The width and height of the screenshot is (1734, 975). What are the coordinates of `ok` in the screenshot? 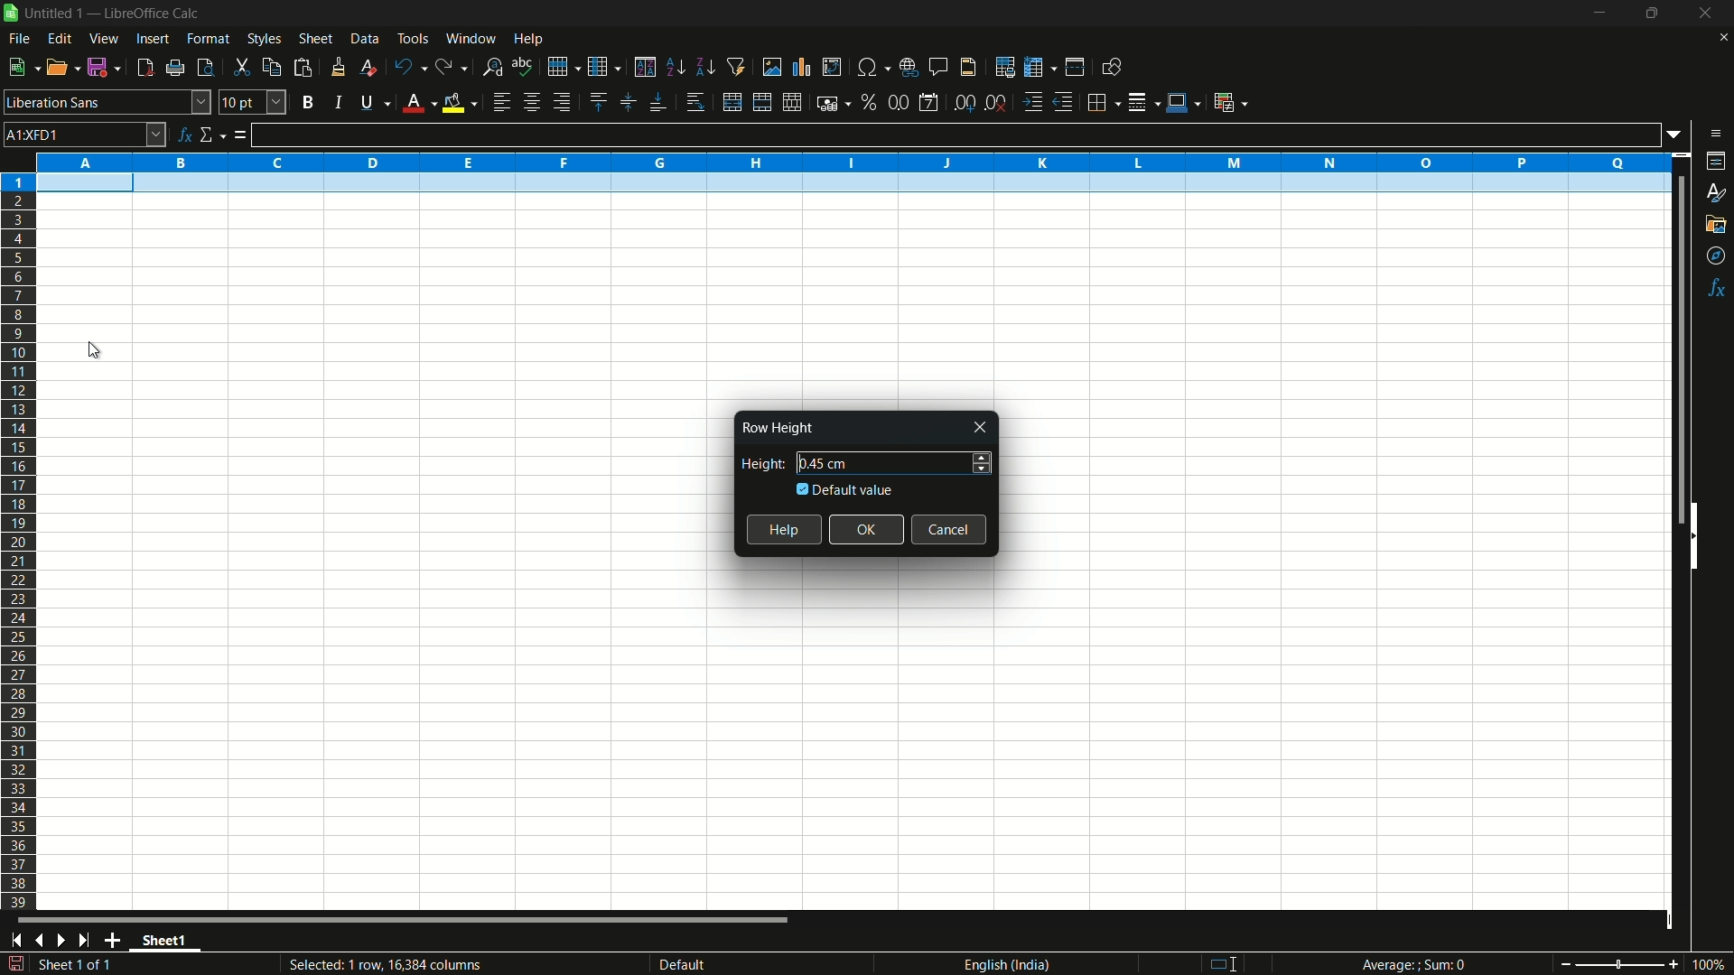 It's located at (868, 529).